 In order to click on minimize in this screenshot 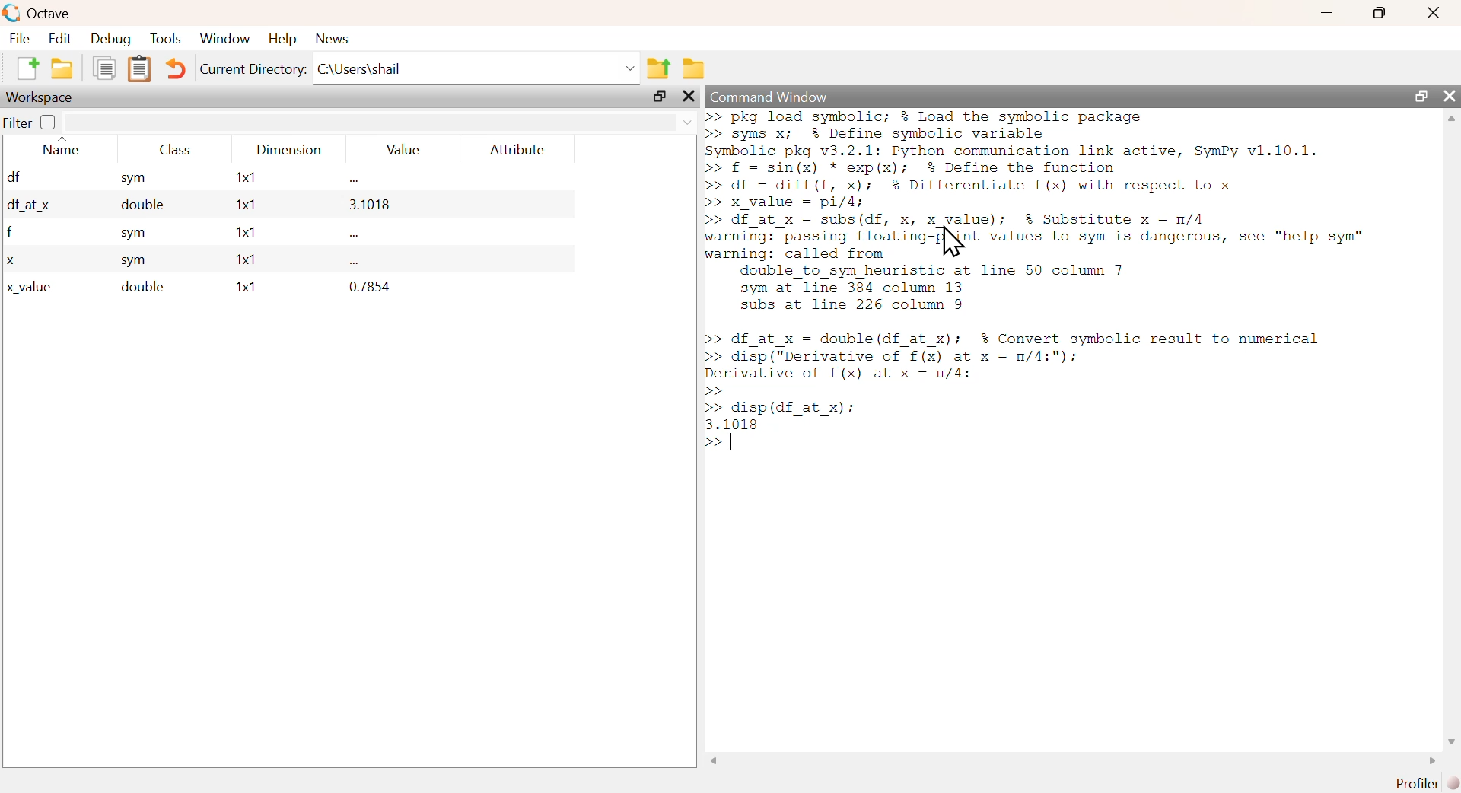, I will do `click(1327, 13)`.